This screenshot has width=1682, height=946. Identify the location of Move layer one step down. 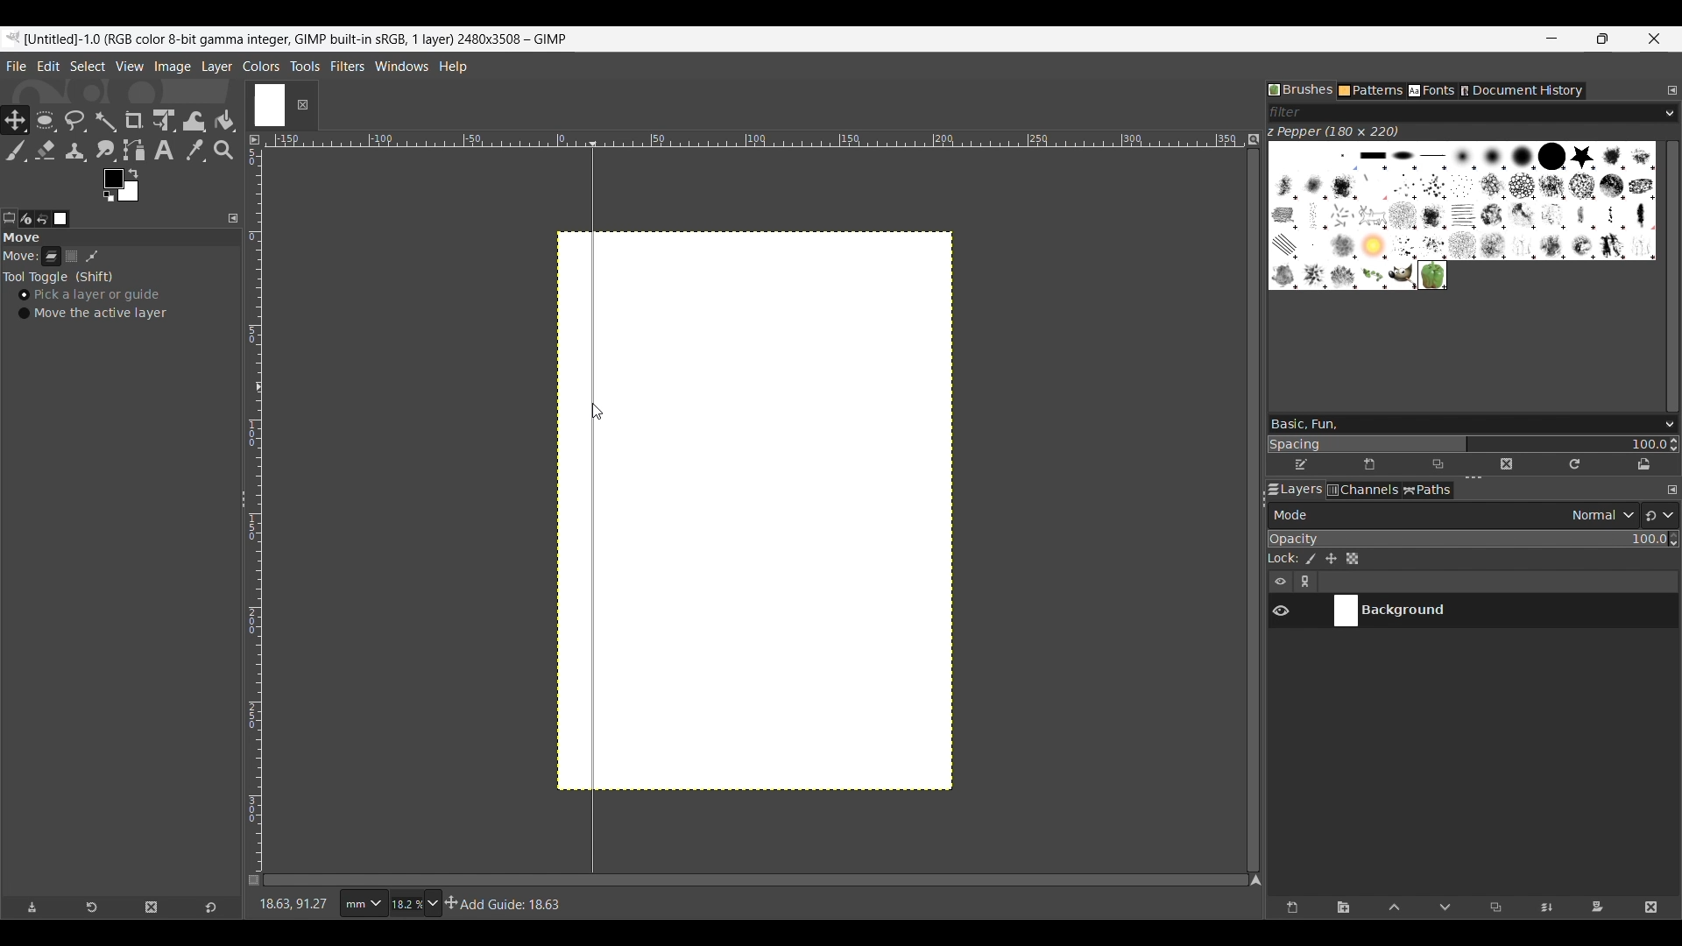
(1445, 908).